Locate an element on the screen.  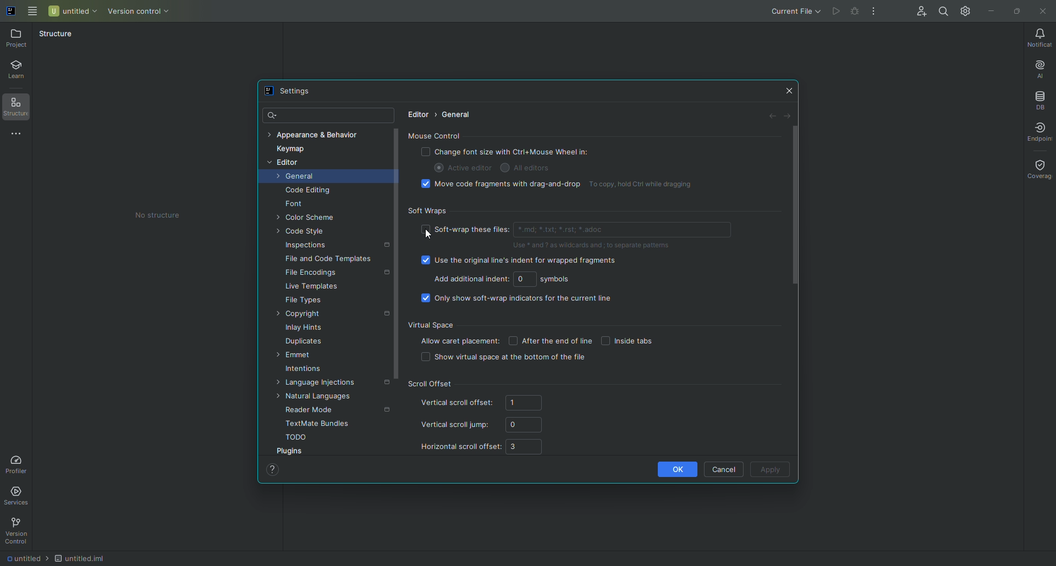
Untitled.iml is located at coordinates (79, 556).